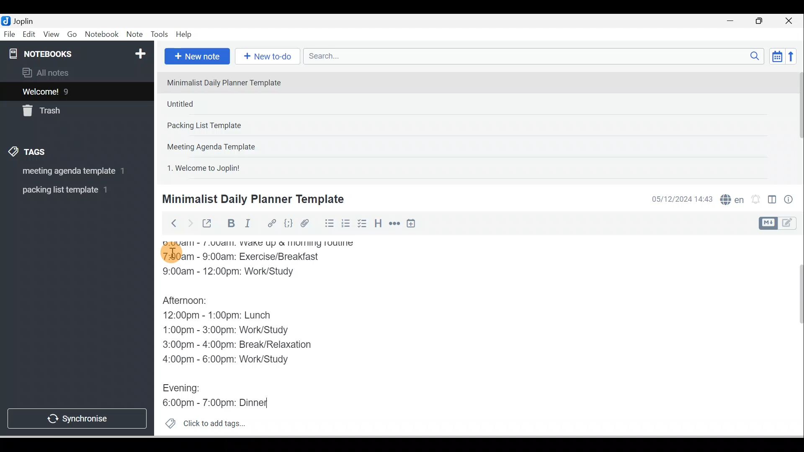 This screenshot has width=804, height=452. I want to click on Heading, so click(378, 223).